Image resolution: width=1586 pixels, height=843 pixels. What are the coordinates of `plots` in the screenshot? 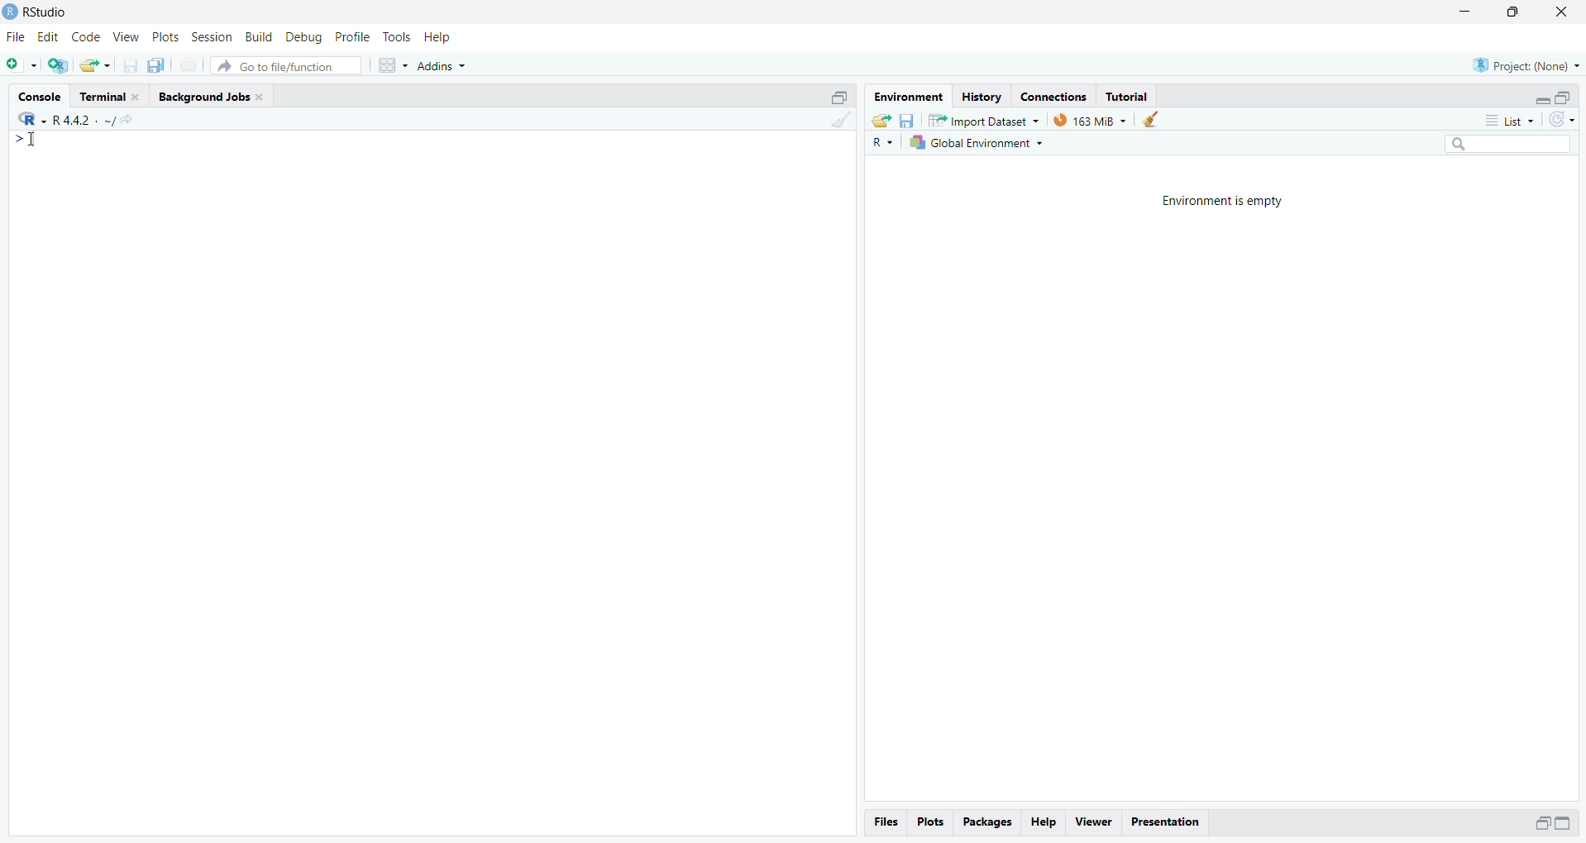 It's located at (167, 37).